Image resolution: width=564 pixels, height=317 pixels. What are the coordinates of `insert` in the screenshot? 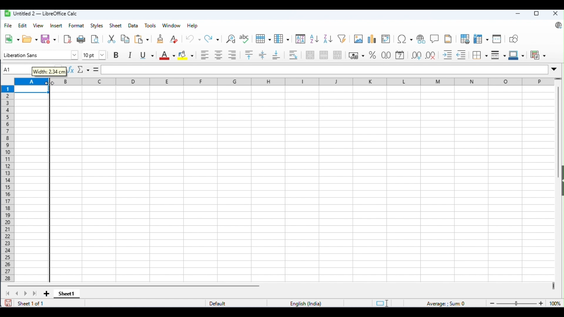 It's located at (56, 26).